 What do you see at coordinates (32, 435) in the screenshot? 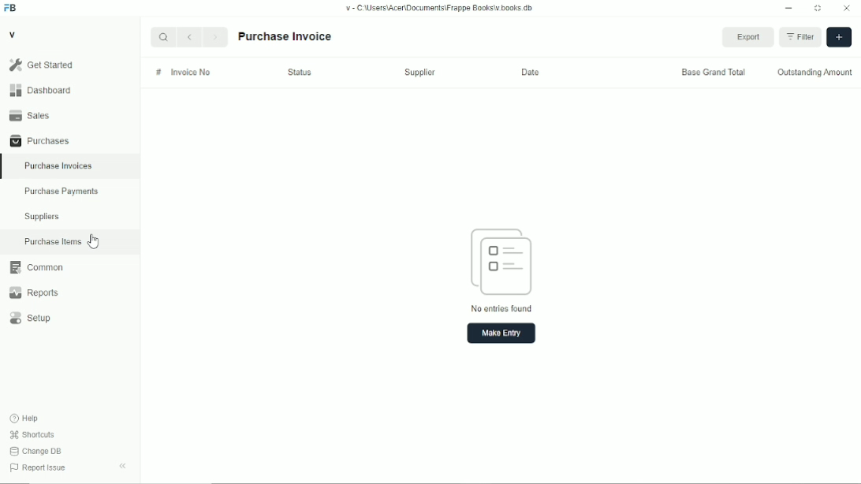
I see `shortcuts` at bounding box center [32, 435].